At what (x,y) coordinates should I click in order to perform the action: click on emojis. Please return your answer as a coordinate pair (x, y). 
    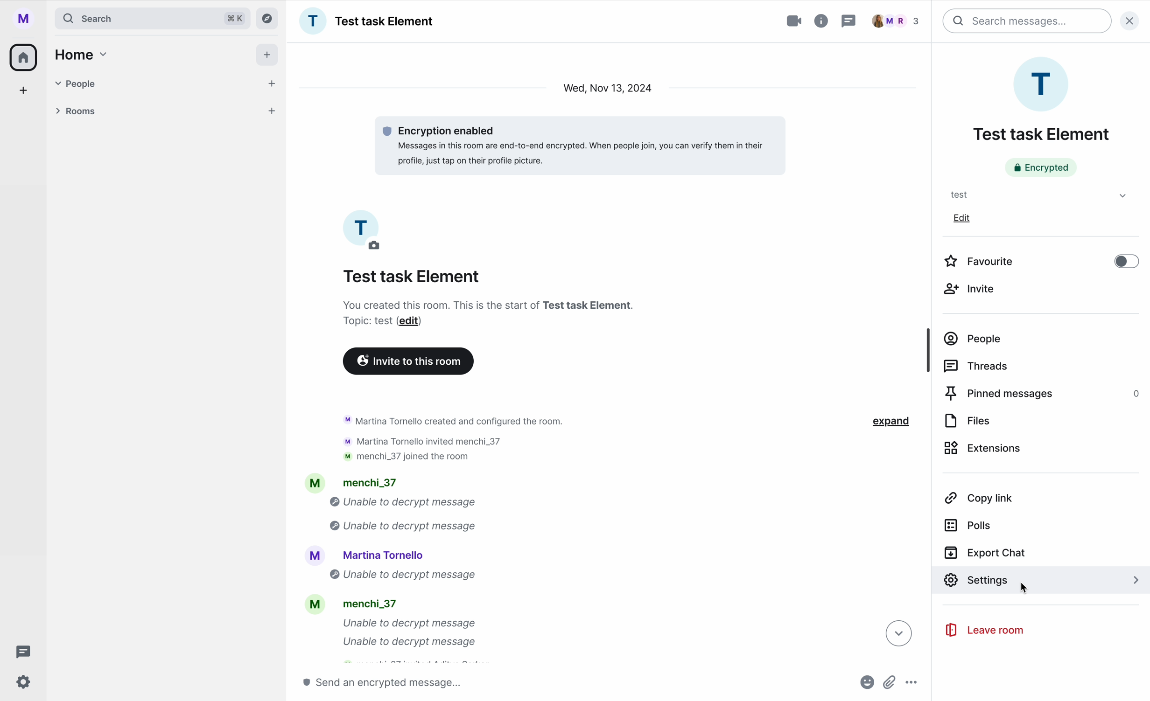
    Looking at the image, I should click on (866, 683).